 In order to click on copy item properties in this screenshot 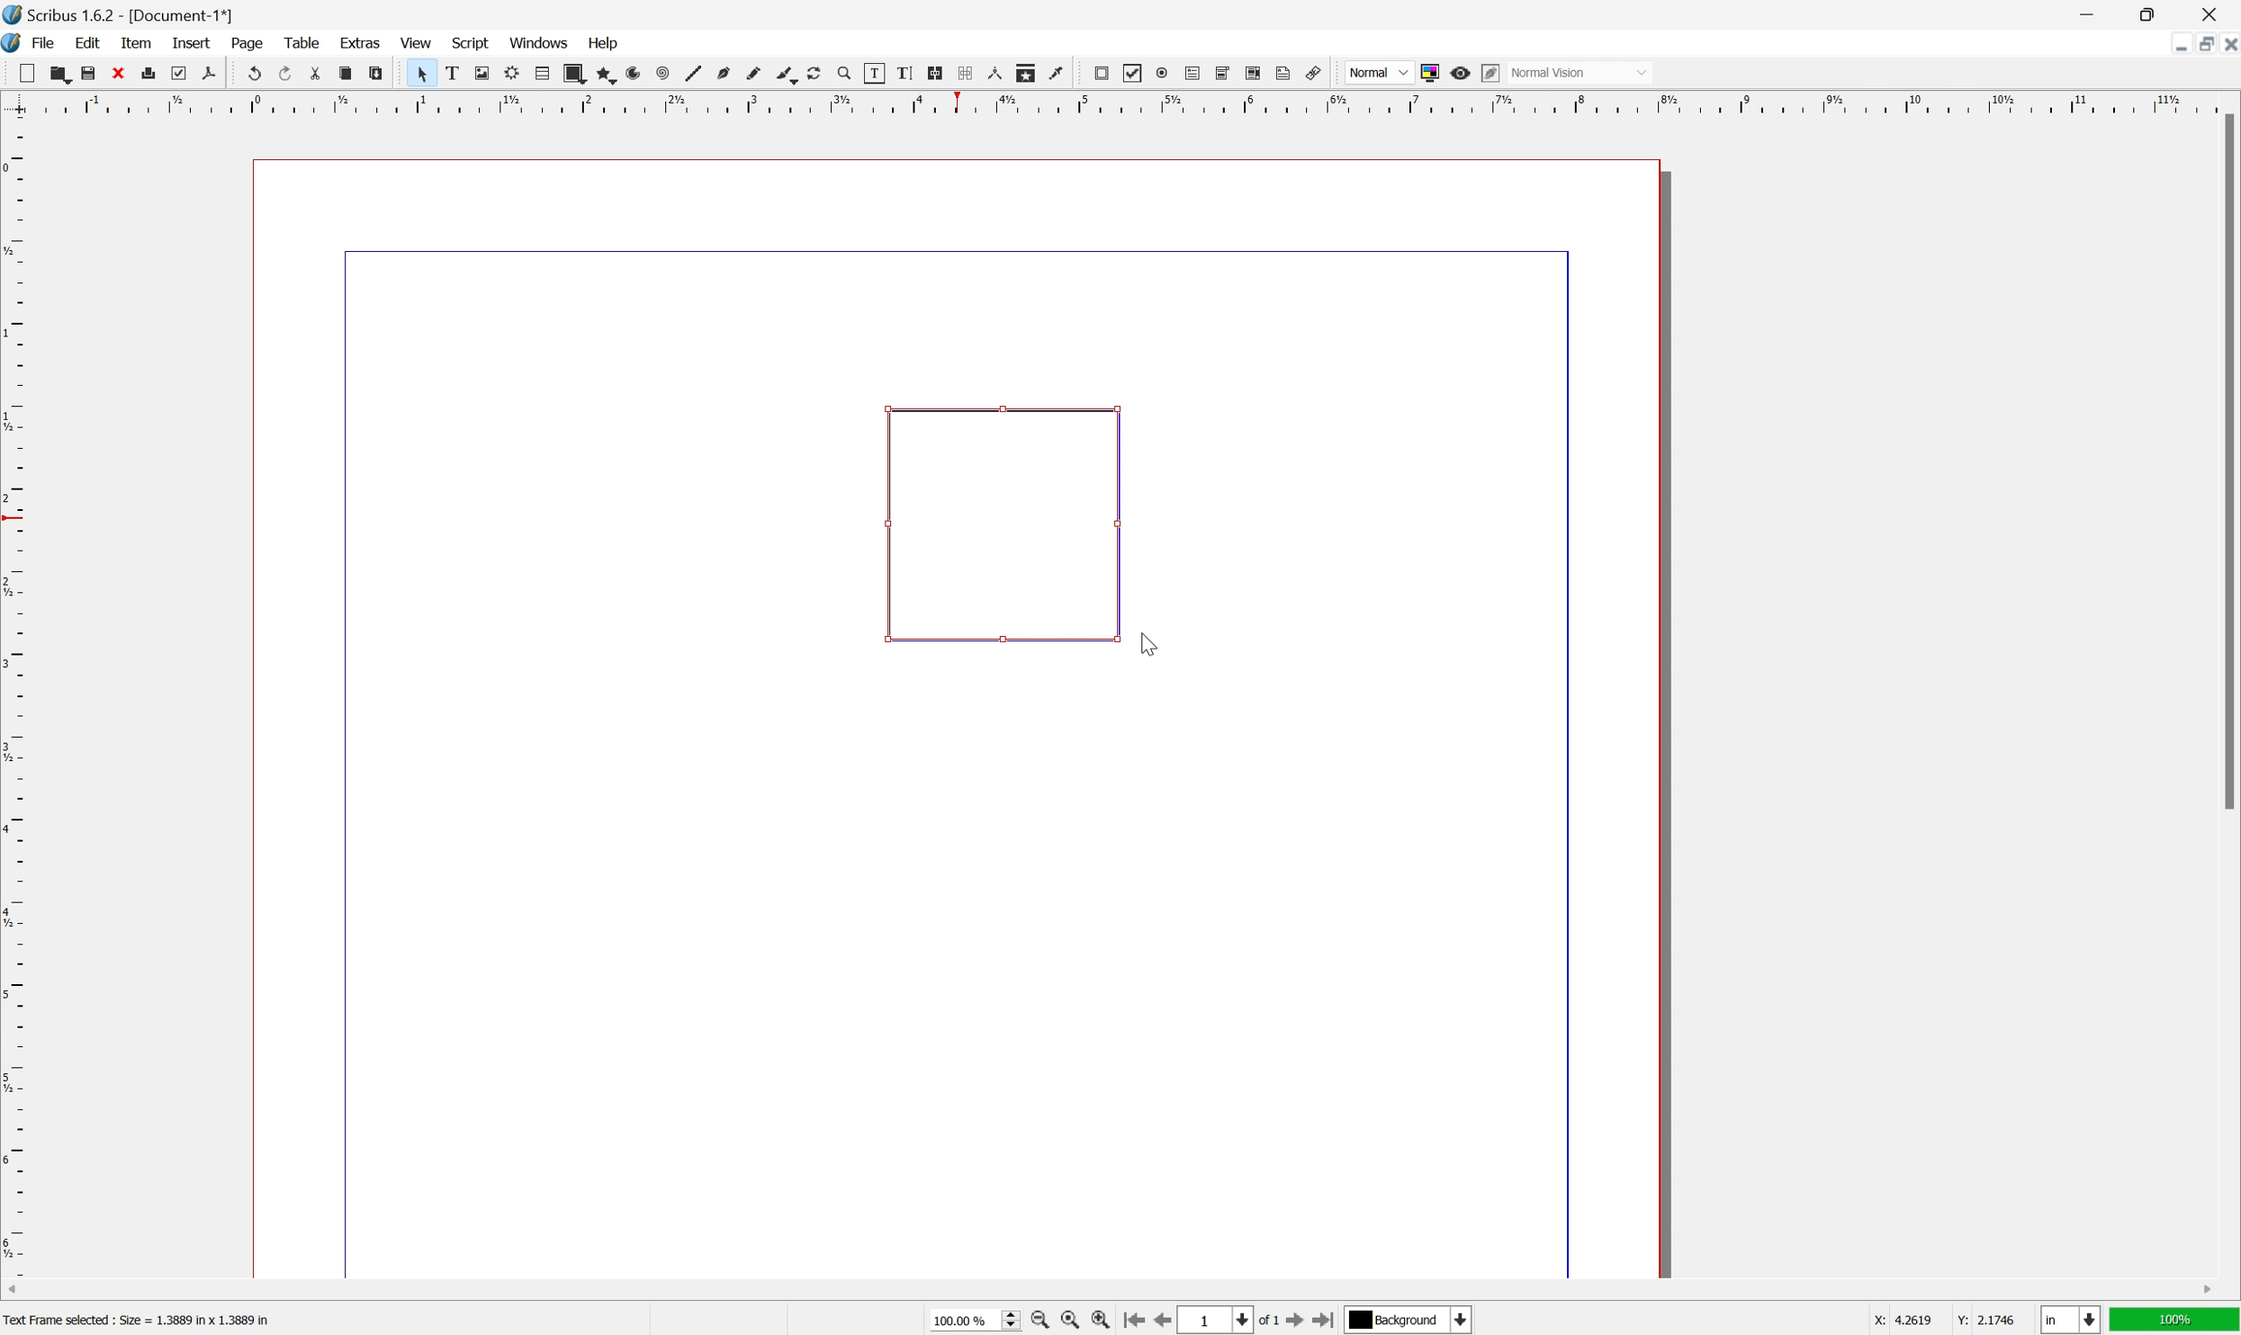, I will do `click(1026, 73)`.